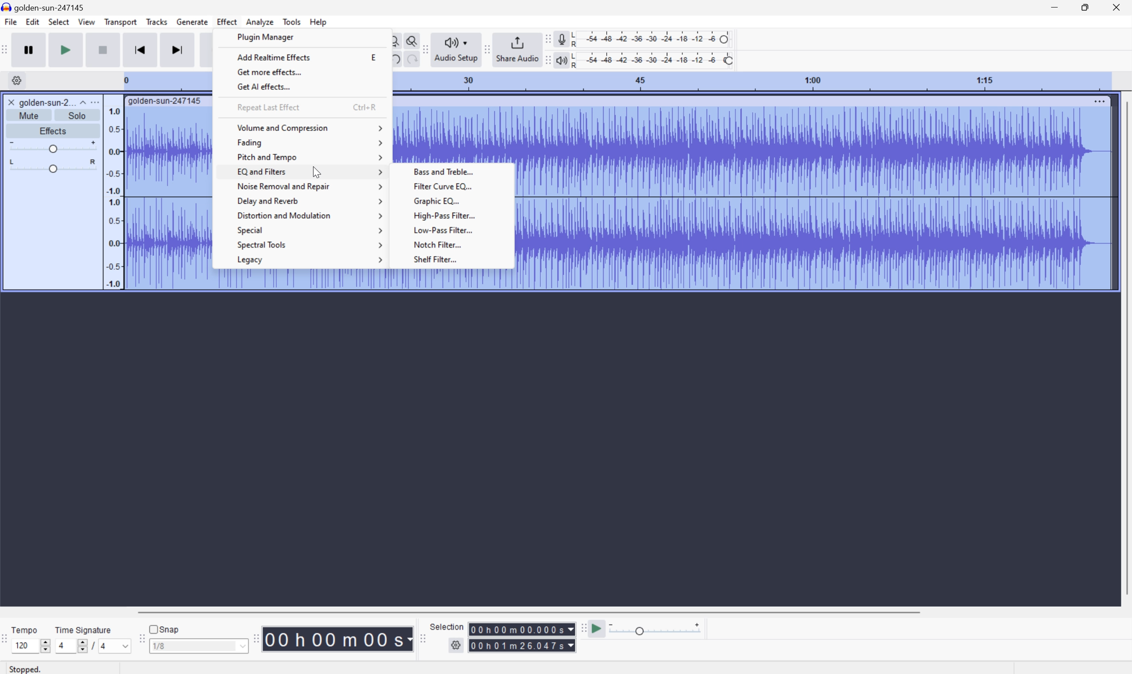 The image size is (1132, 674). I want to click on Audacity share audio toolbar, so click(488, 49).